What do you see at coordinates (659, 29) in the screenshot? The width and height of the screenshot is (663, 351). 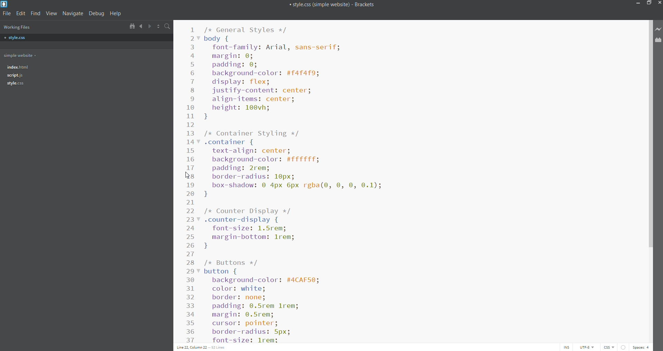 I see `live preview` at bounding box center [659, 29].